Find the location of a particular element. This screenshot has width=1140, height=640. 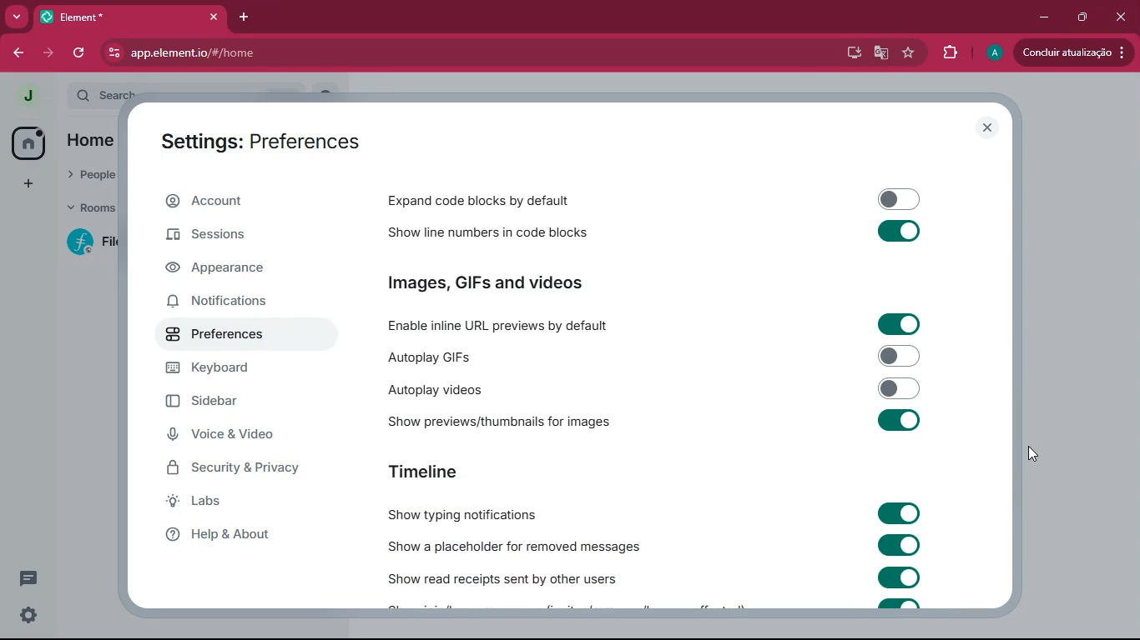

refresh is located at coordinates (78, 54).